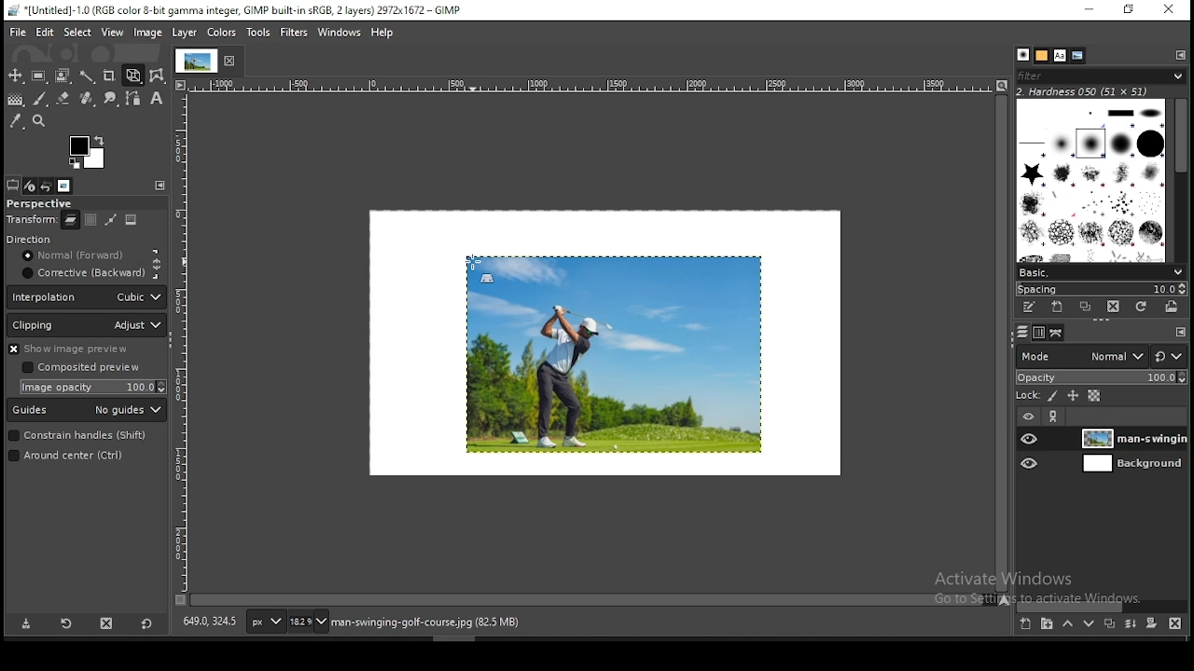 Image resolution: width=1194 pixels, height=671 pixels. Describe the element at coordinates (31, 186) in the screenshot. I see `device status` at that location.